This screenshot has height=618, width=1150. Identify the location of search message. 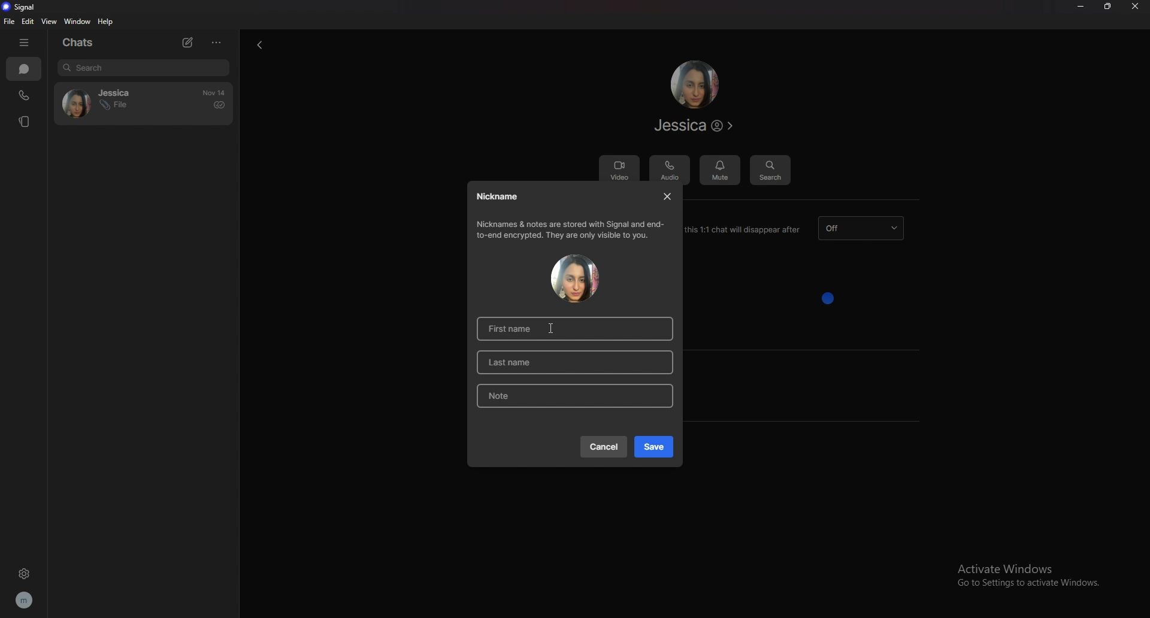
(770, 171).